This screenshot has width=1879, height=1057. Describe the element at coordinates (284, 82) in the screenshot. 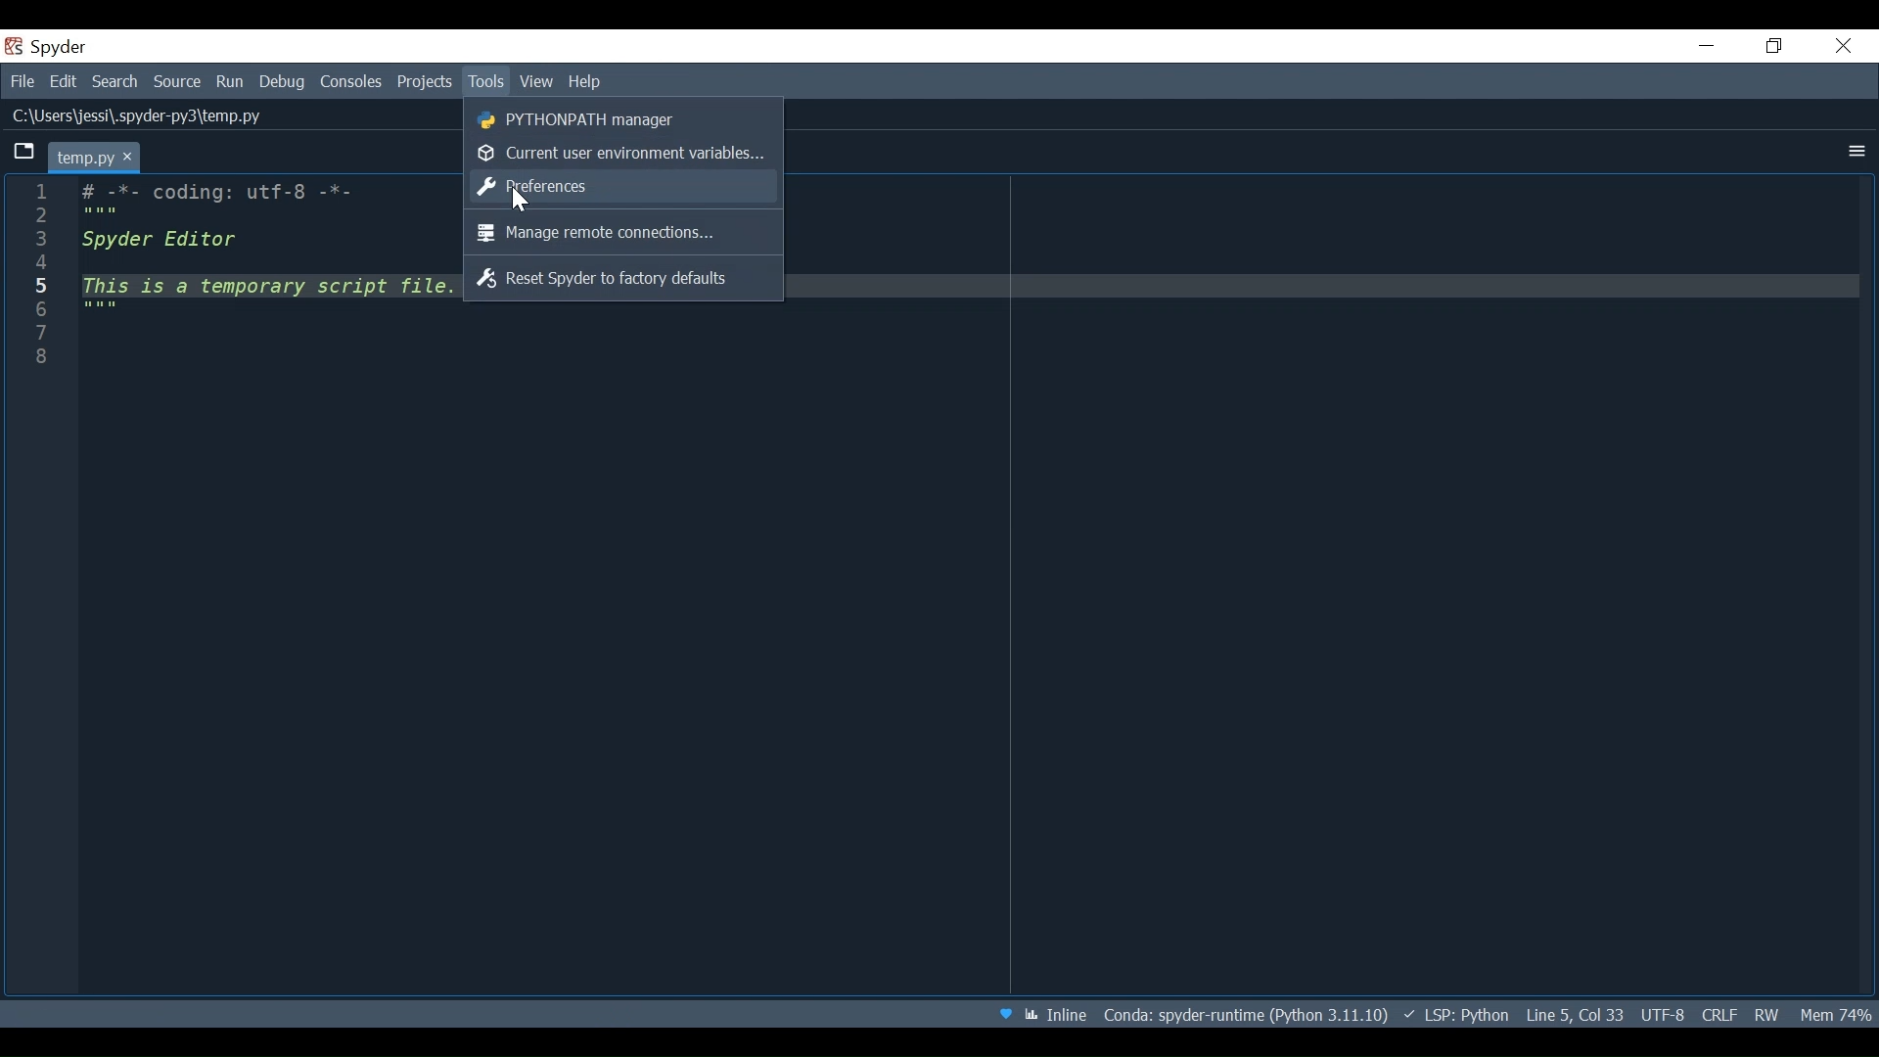

I see `Debug` at that location.